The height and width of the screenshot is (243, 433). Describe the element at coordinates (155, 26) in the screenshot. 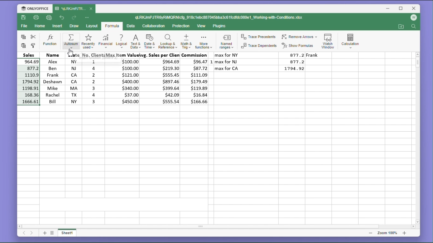

I see `collaboration` at that location.